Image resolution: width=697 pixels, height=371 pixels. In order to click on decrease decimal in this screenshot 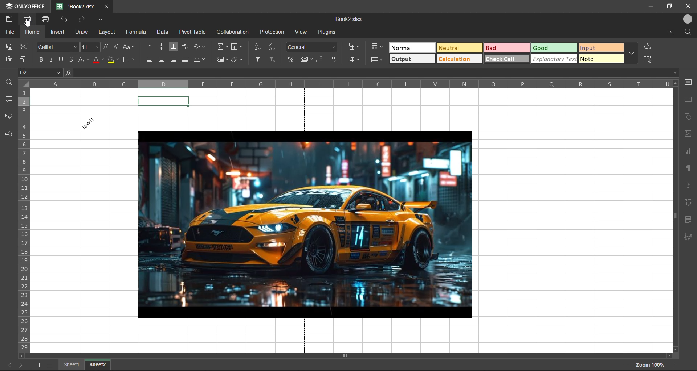, I will do `click(320, 60)`.